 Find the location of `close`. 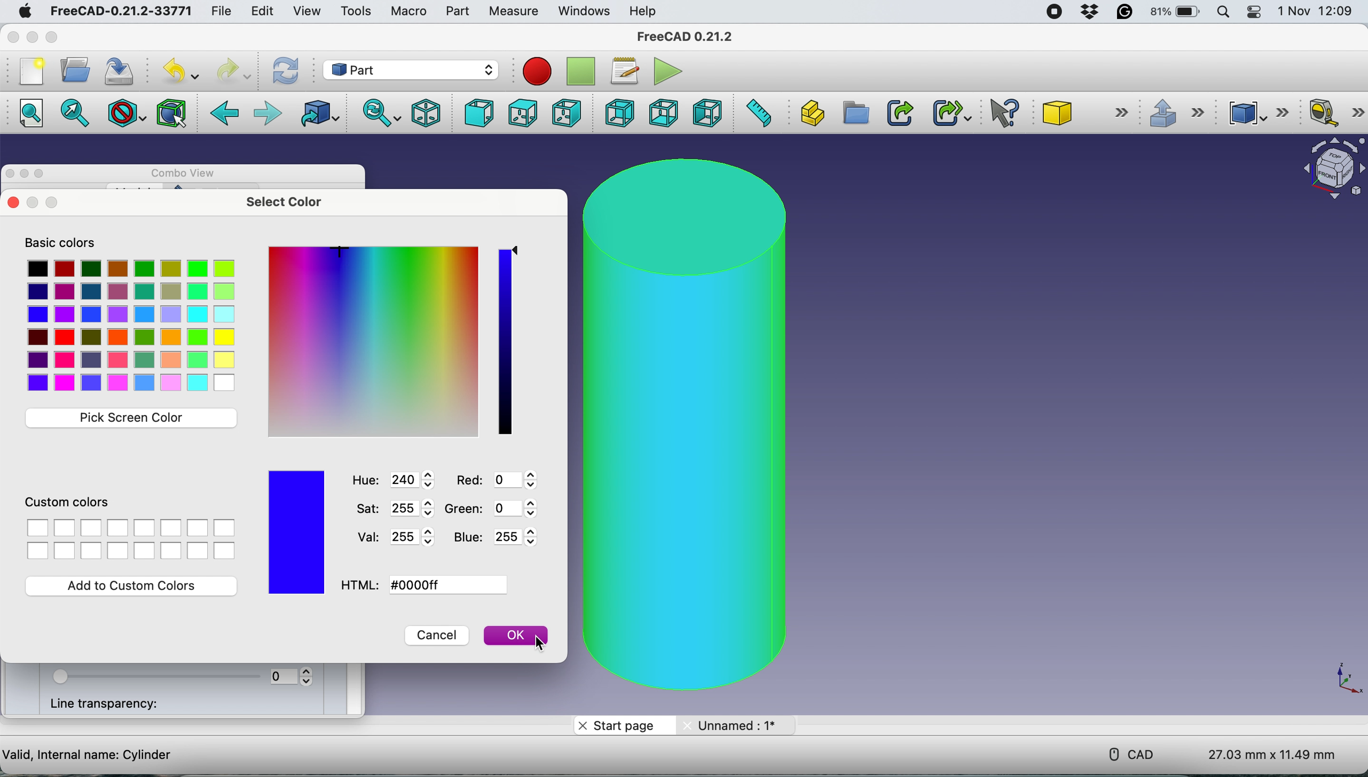

close is located at coordinates (31, 209).